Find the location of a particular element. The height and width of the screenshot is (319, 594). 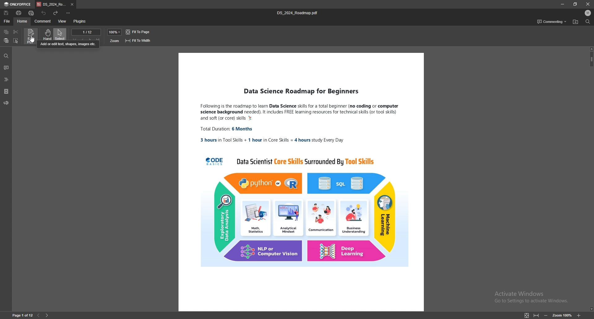

fit to page is located at coordinates (139, 32).